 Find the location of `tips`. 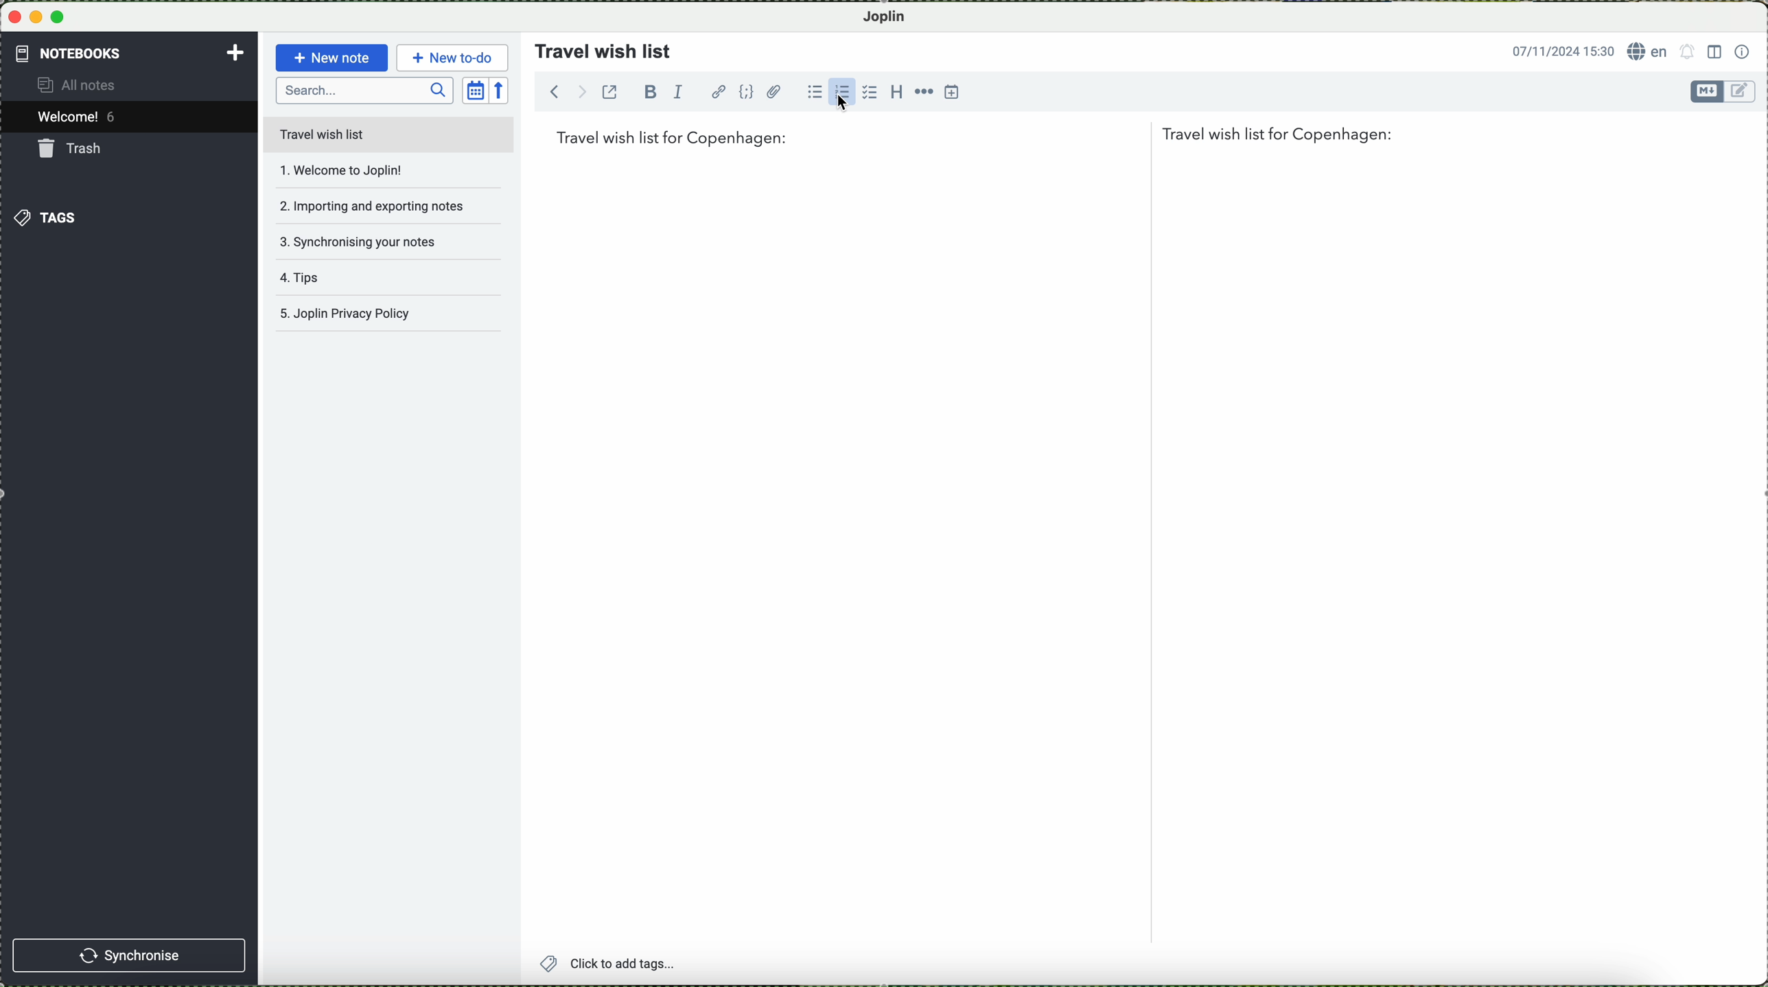

tips is located at coordinates (362, 283).